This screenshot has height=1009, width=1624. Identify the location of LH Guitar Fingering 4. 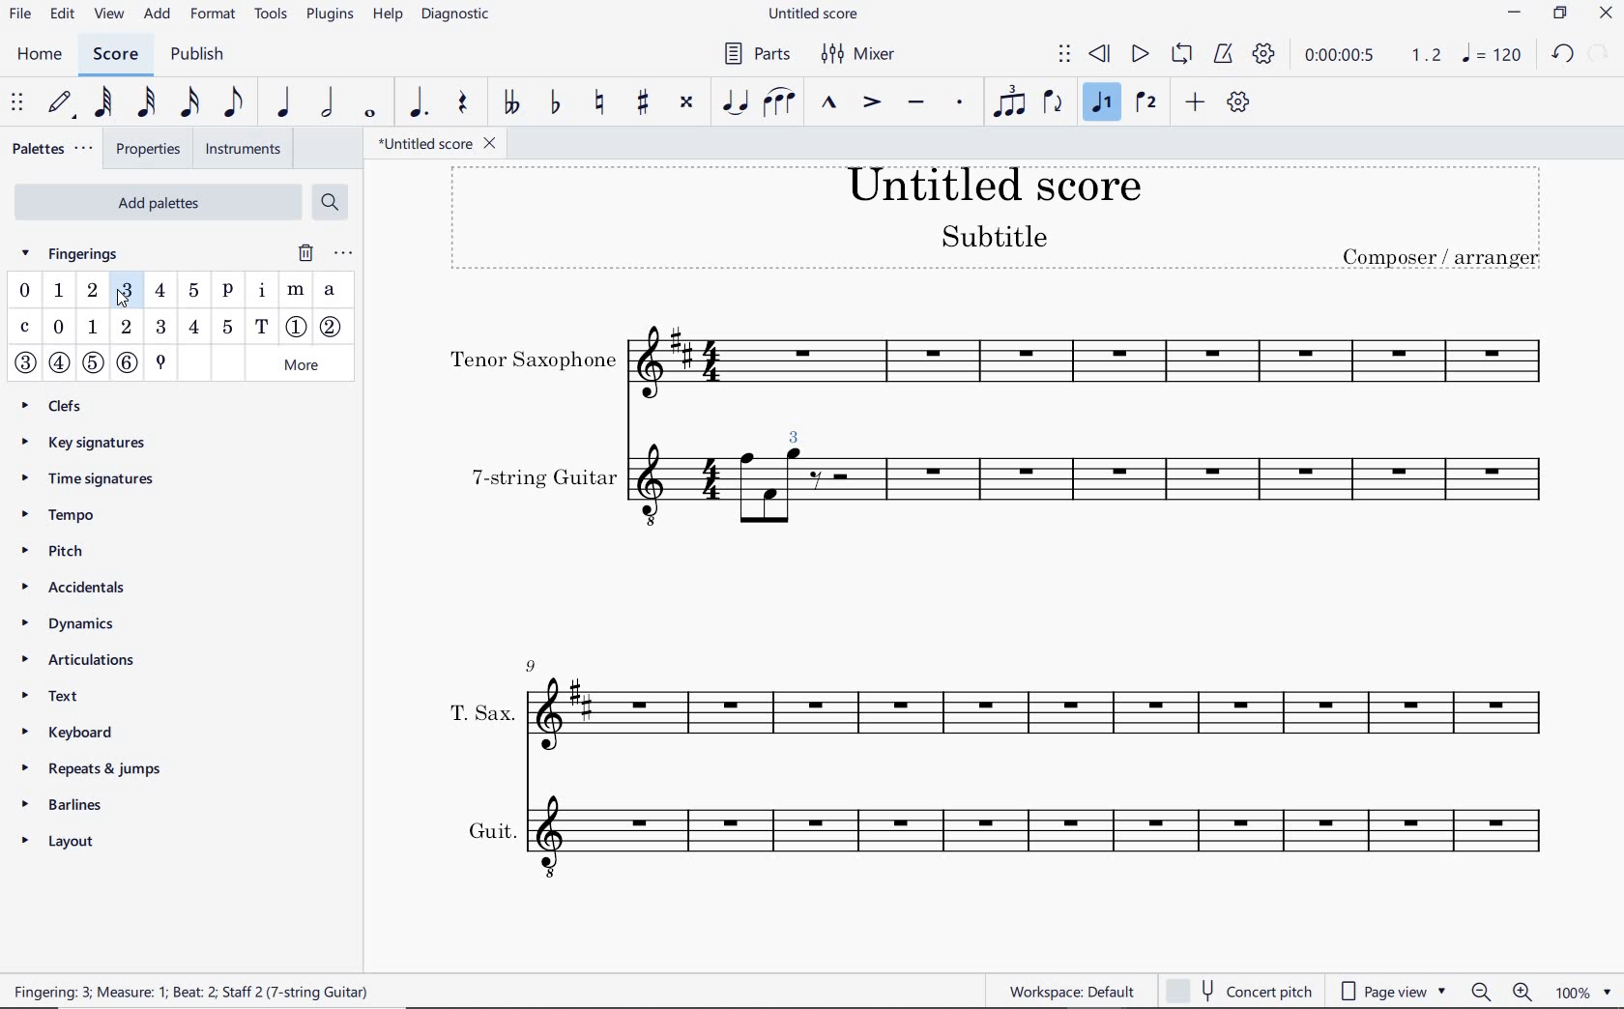
(195, 327).